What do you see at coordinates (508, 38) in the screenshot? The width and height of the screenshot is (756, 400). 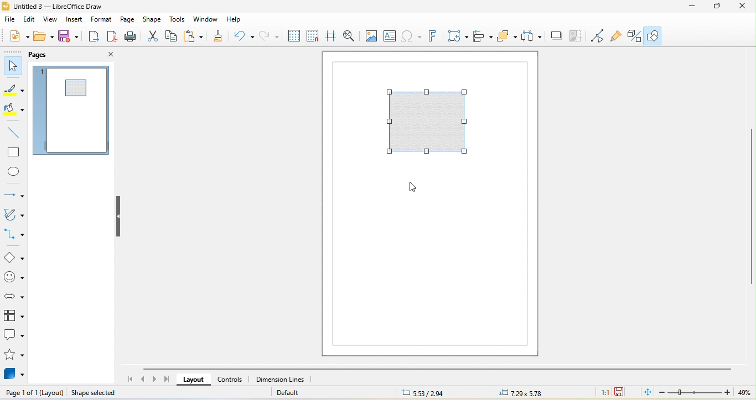 I see `arrange` at bounding box center [508, 38].